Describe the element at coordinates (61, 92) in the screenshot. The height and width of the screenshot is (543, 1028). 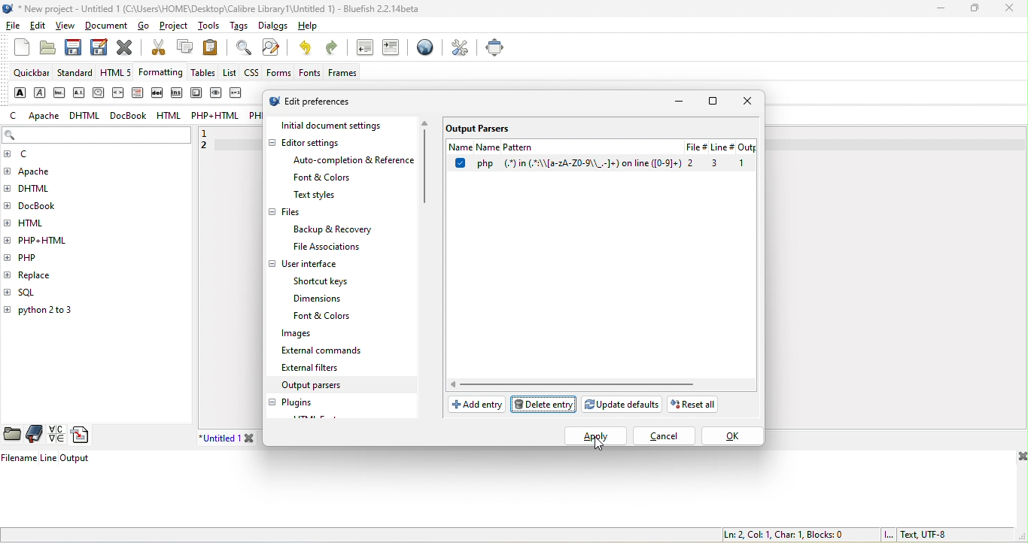
I see `abbreviation` at that location.